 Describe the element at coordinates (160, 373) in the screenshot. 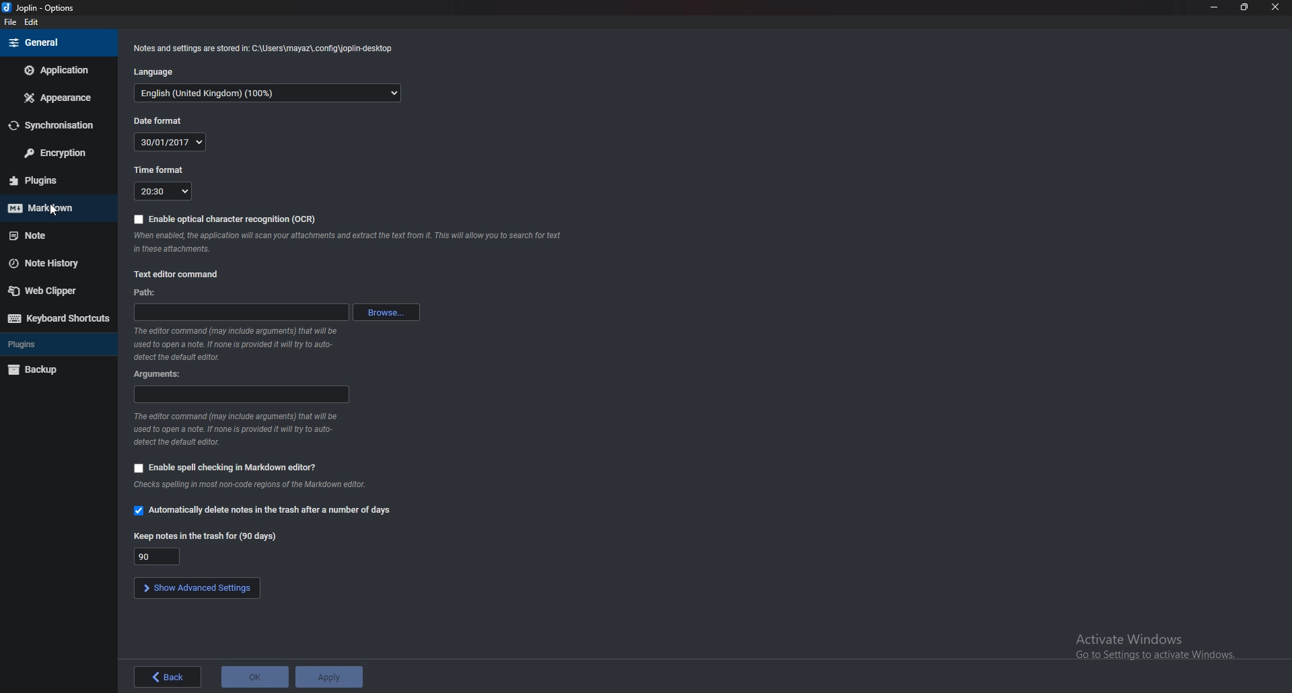

I see `Arguments` at that location.